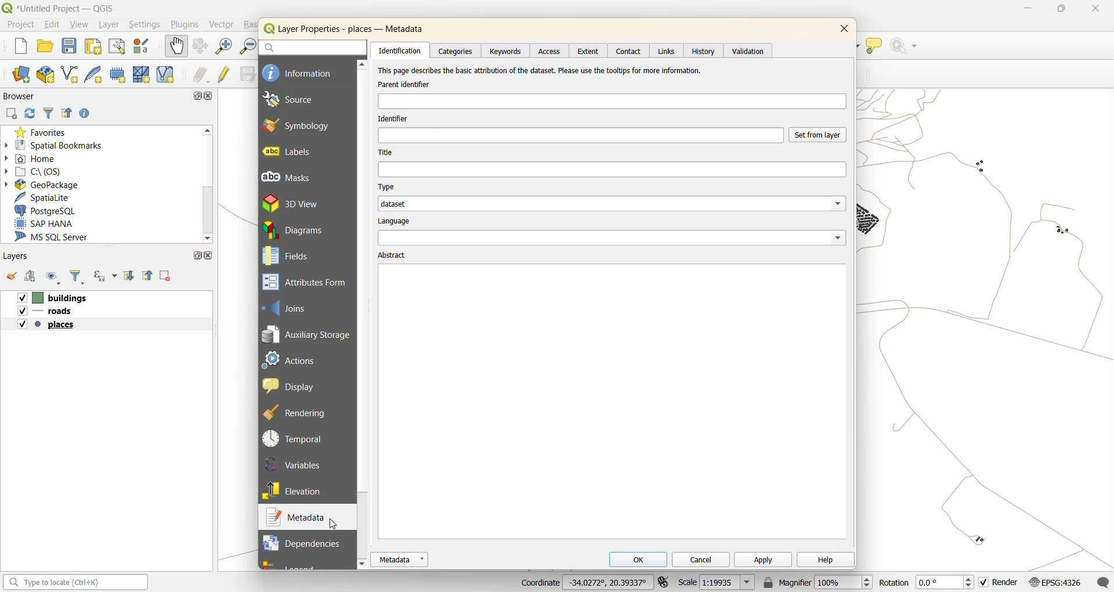 The height and width of the screenshot is (592, 1114). Describe the element at coordinates (38, 158) in the screenshot. I see `home` at that location.